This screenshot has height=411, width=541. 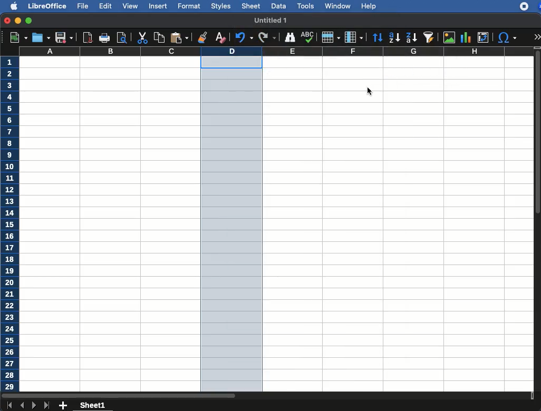 I want to click on image, so click(x=449, y=37).